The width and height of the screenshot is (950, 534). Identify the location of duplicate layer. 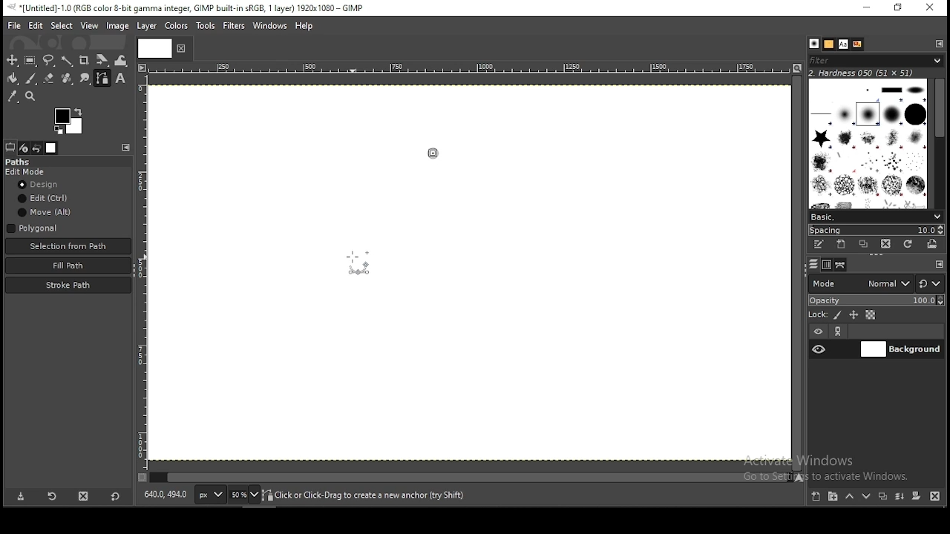
(884, 497).